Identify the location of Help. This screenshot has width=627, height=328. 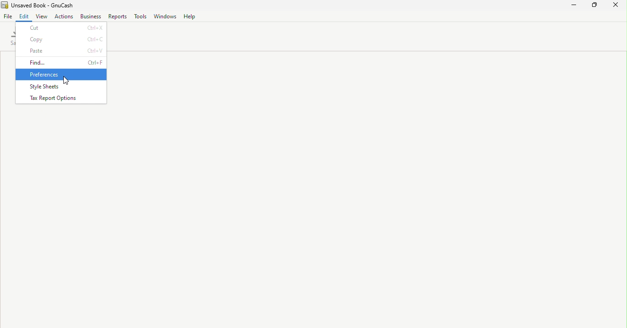
(190, 16).